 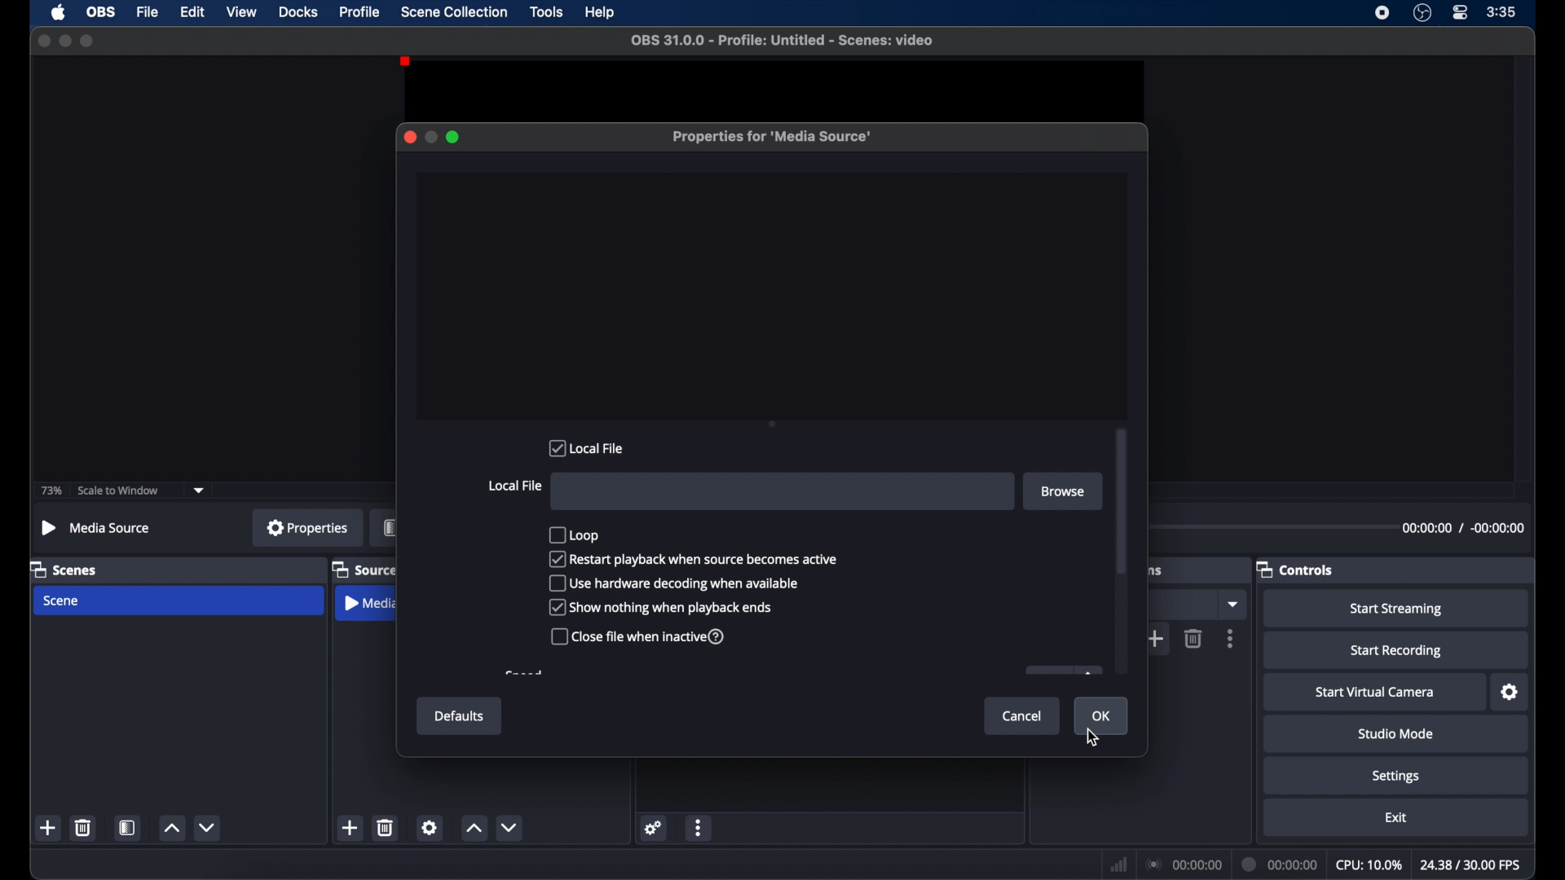 I want to click on fps, so click(x=1472, y=865).